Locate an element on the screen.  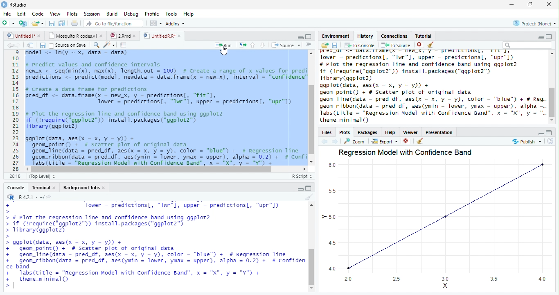
Minimize is located at coordinates (300, 189).